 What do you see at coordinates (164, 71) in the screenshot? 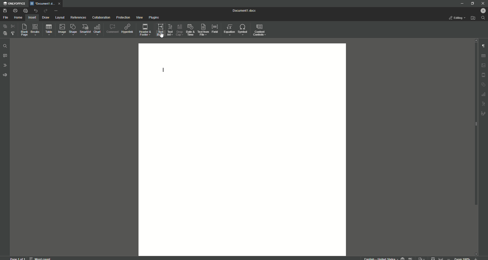
I see `Text Line` at bounding box center [164, 71].